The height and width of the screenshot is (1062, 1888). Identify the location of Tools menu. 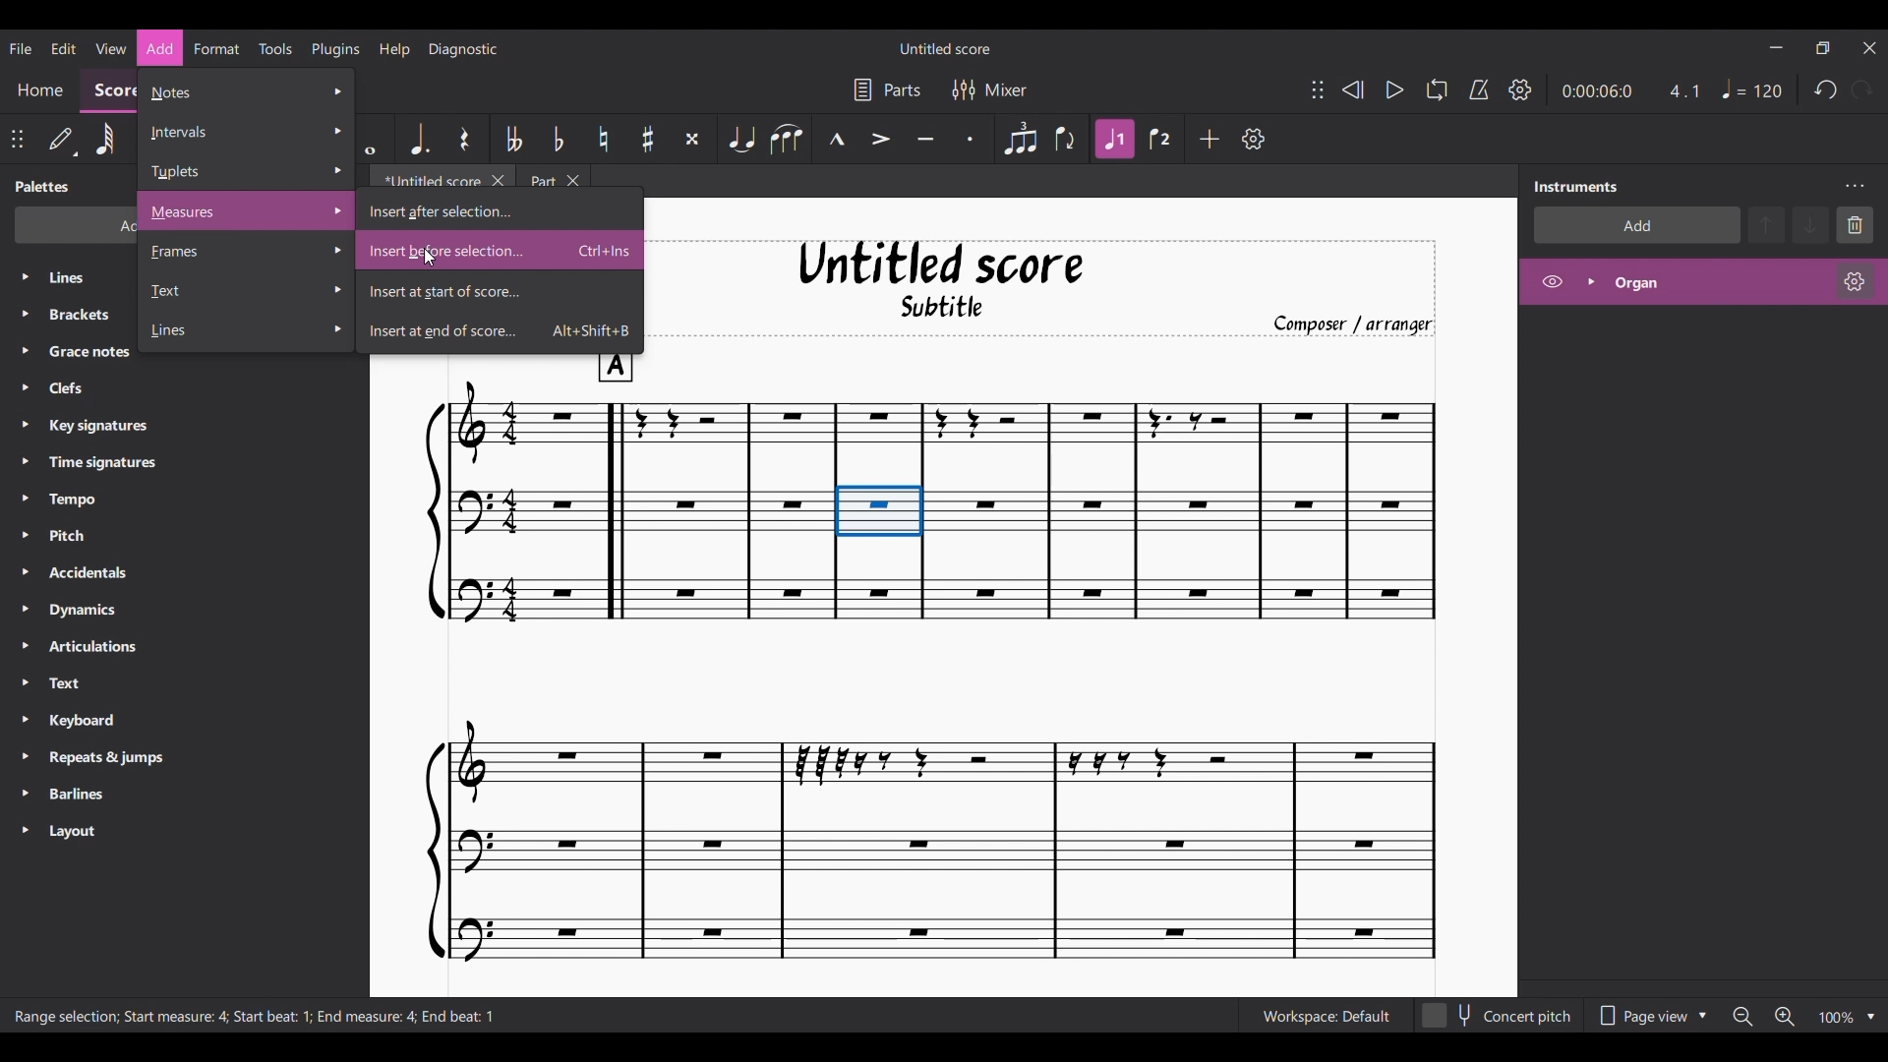
(275, 48).